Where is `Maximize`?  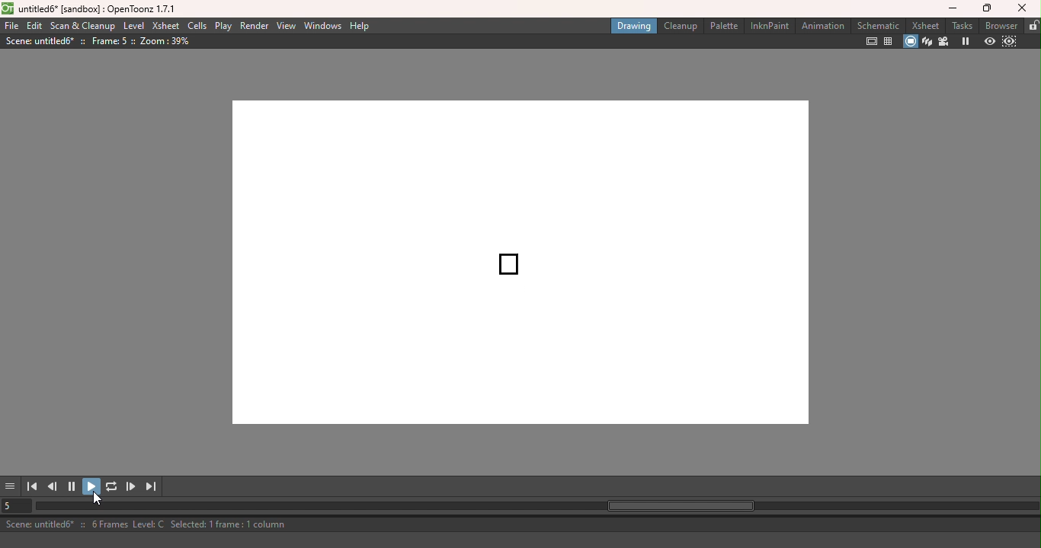
Maximize is located at coordinates (982, 7).